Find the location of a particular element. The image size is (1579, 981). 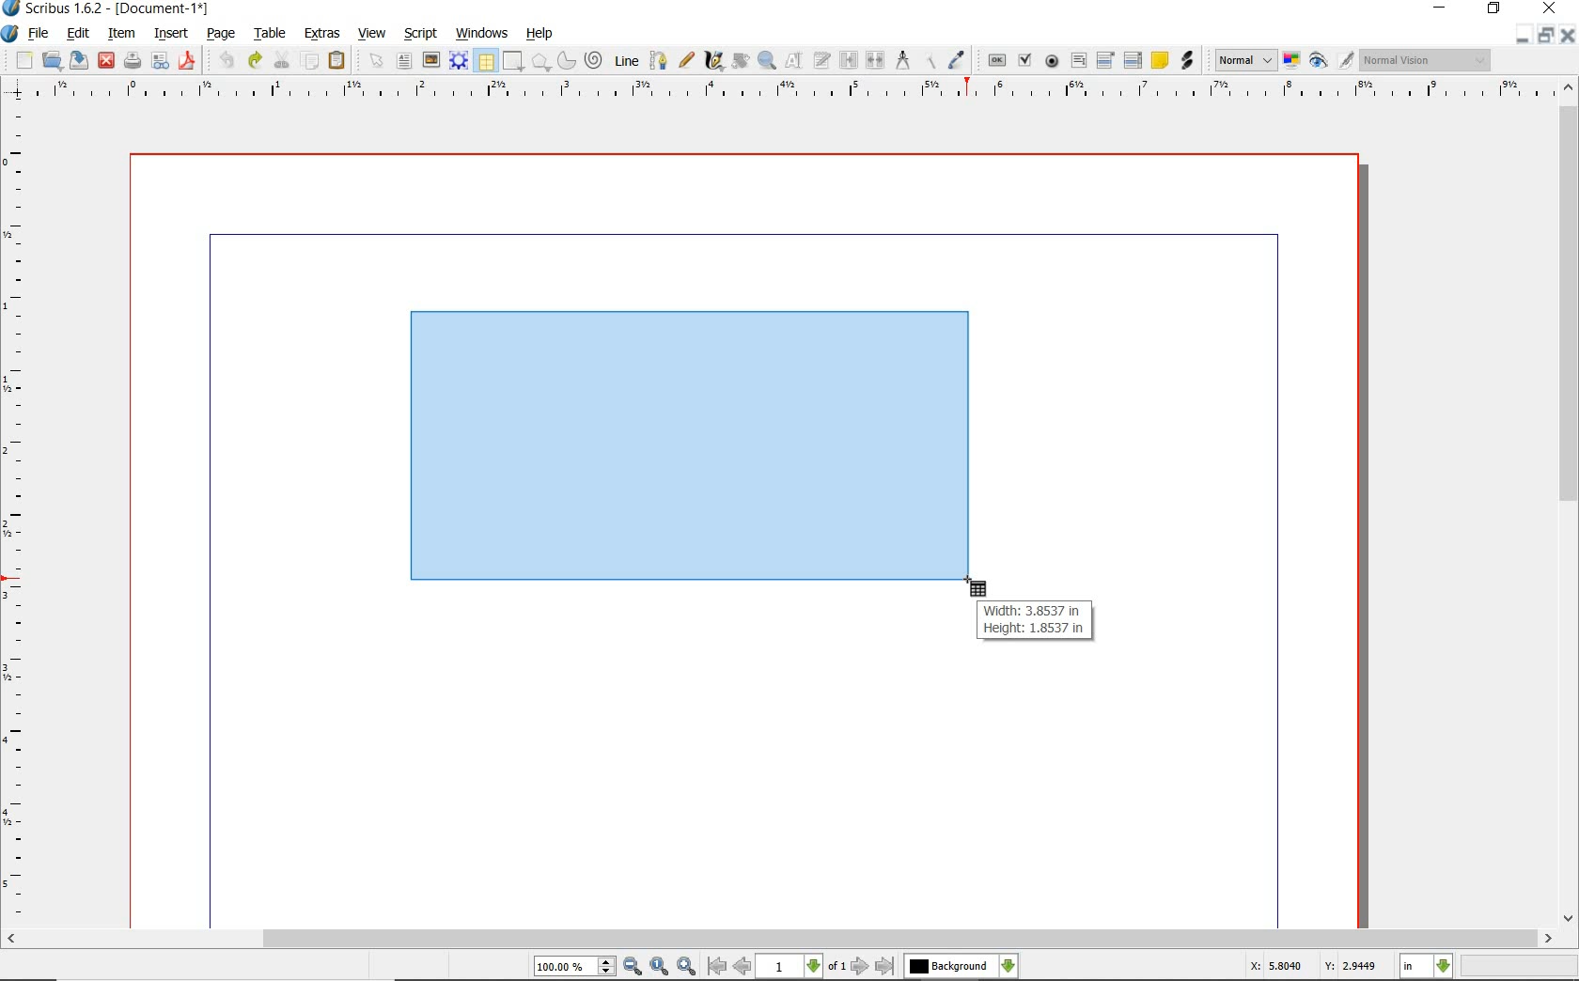

preflight verifier is located at coordinates (160, 62).